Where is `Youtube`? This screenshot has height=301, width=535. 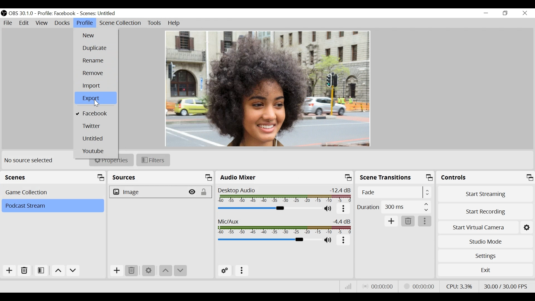 Youtube is located at coordinates (94, 152).